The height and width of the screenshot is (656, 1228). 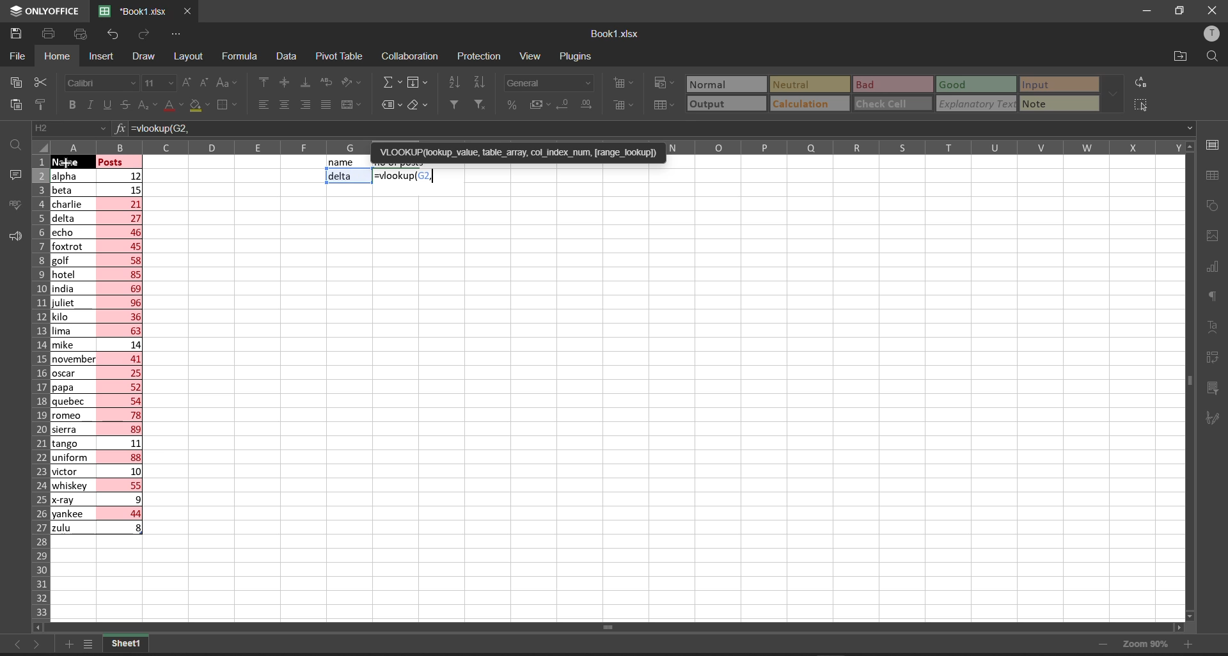 I want to click on zoom in, so click(x=1190, y=646).